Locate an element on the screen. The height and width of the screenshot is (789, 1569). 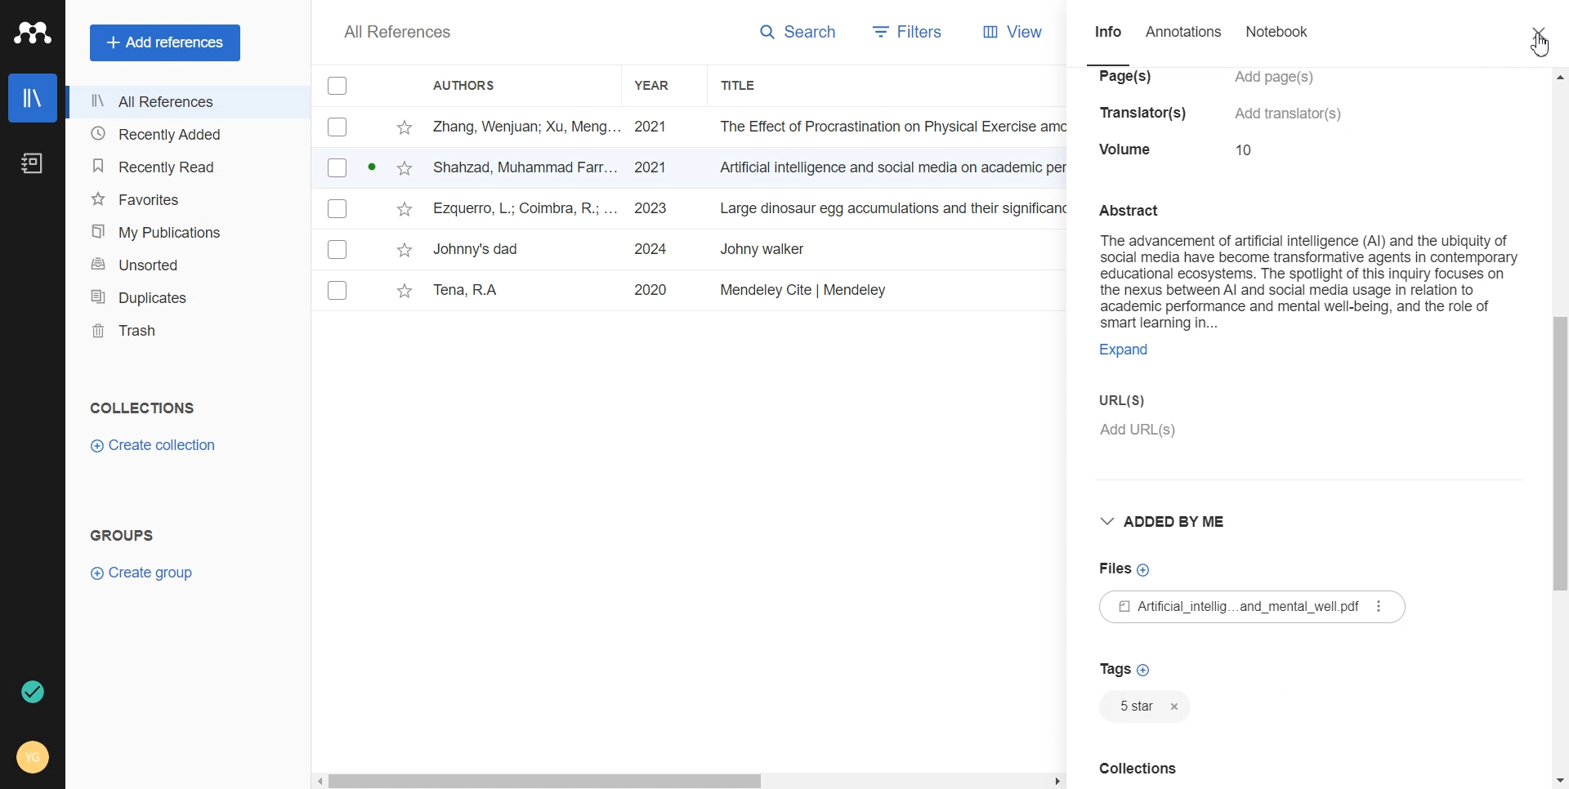
Year is located at coordinates (665, 86).